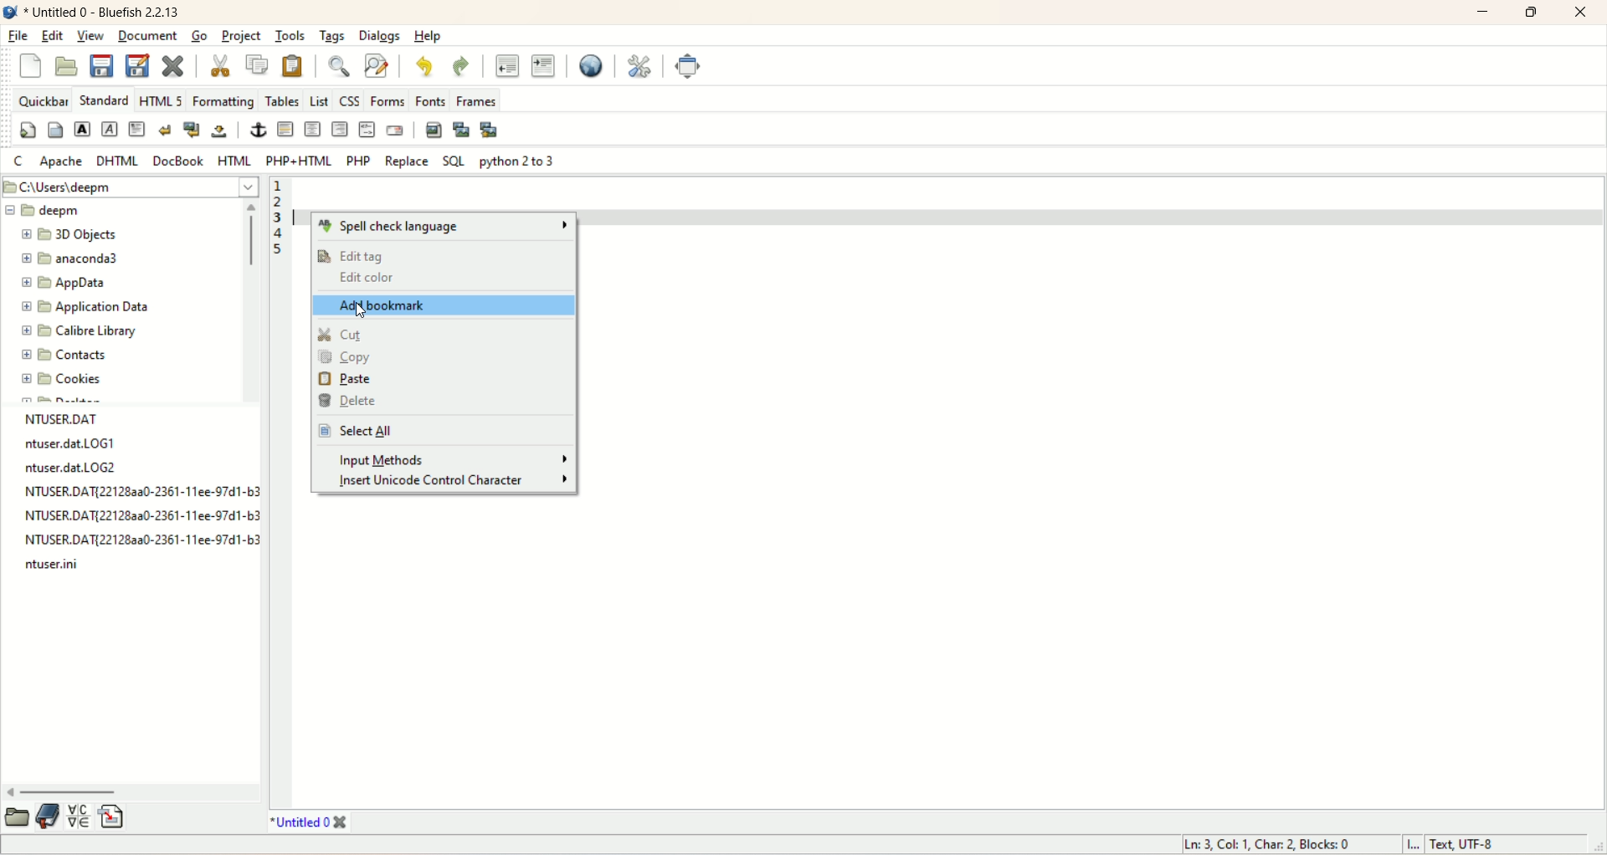  What do you see at coordinates (56, 131) in the screenshot?
I see `body` at bounding box center [56, 131].